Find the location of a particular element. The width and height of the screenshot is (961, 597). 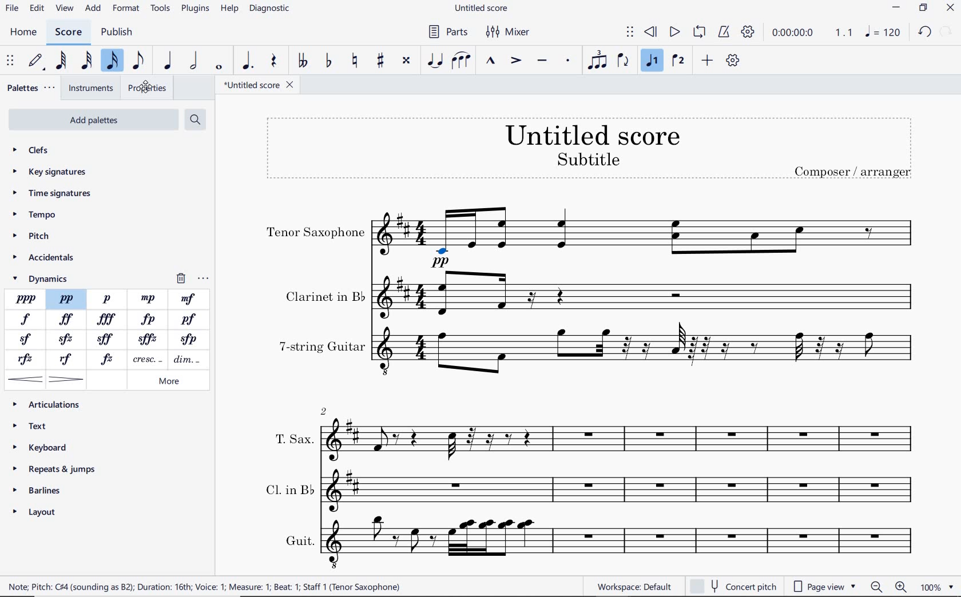

cursor is located at coordinates (147, 85).